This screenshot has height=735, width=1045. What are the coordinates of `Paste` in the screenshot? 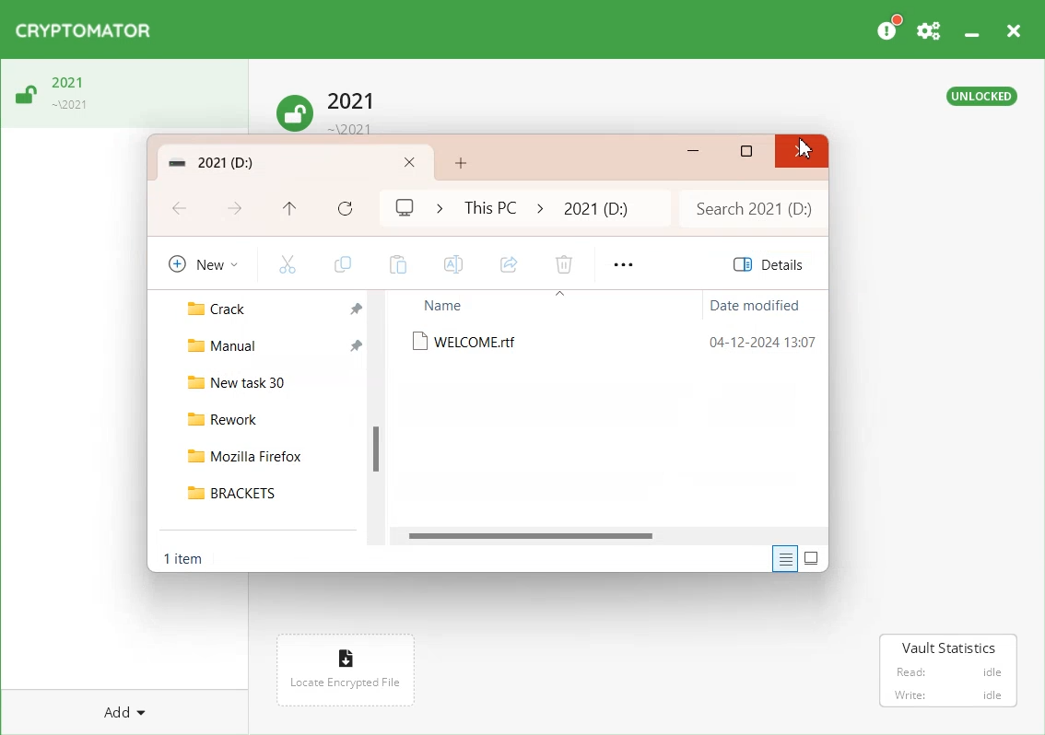 It's located at (398, 263).